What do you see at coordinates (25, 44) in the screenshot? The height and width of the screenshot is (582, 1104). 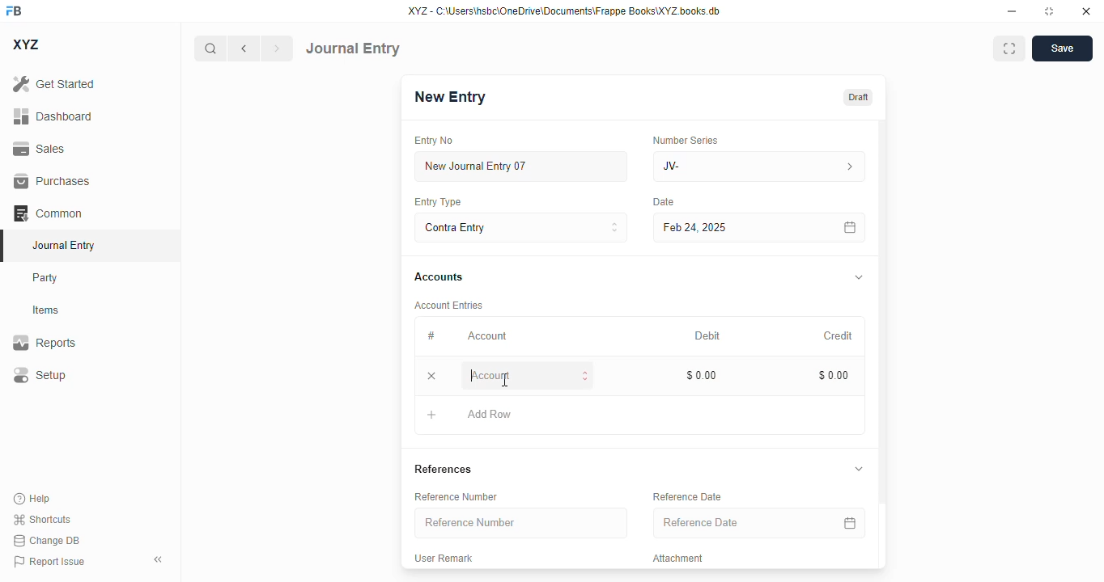 I see `XYZ` at bounding box center [25, 44].